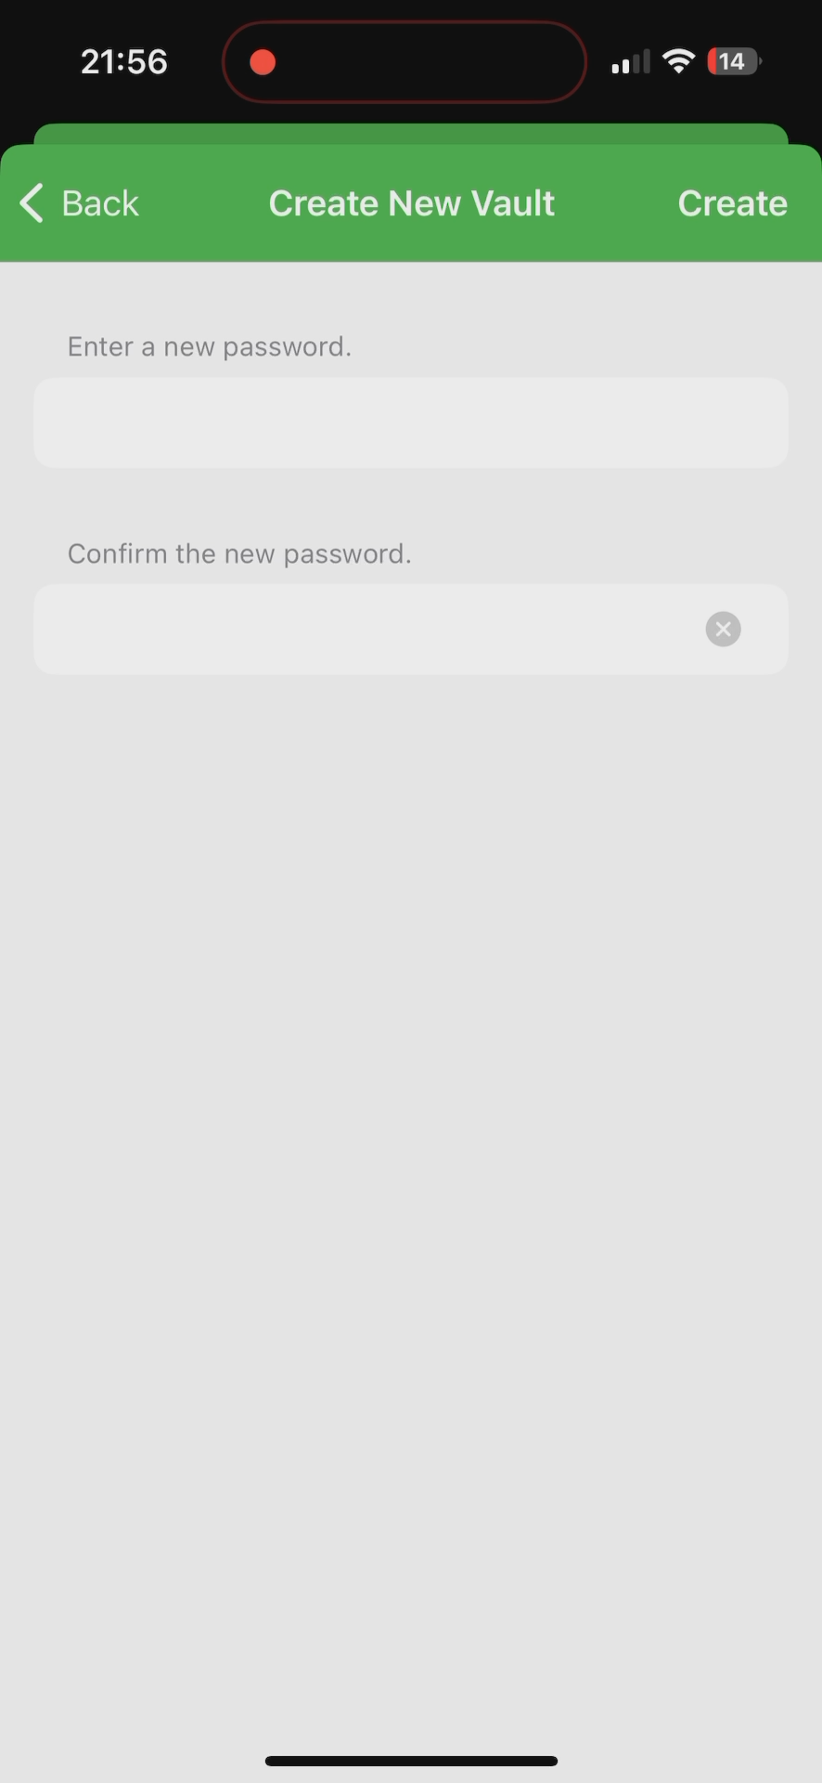 Image resolution: width=822 pixels, height=1783 pixels. I want to click on recording the screen, so click(263, 59).